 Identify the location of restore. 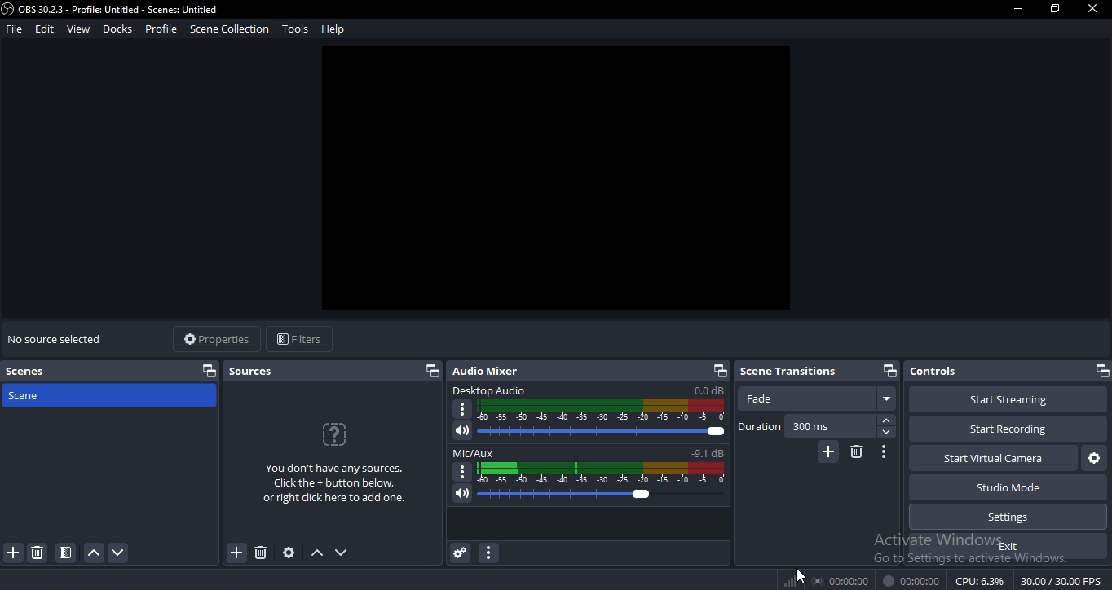
(721, 371).